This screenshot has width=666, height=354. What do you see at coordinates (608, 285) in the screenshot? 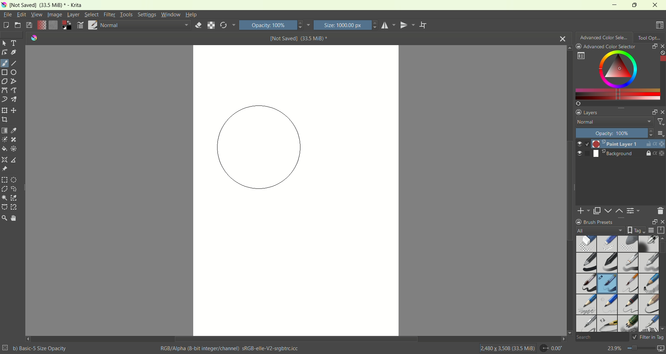
I see `basic 5 opacity` at bounding box center [608, 285].